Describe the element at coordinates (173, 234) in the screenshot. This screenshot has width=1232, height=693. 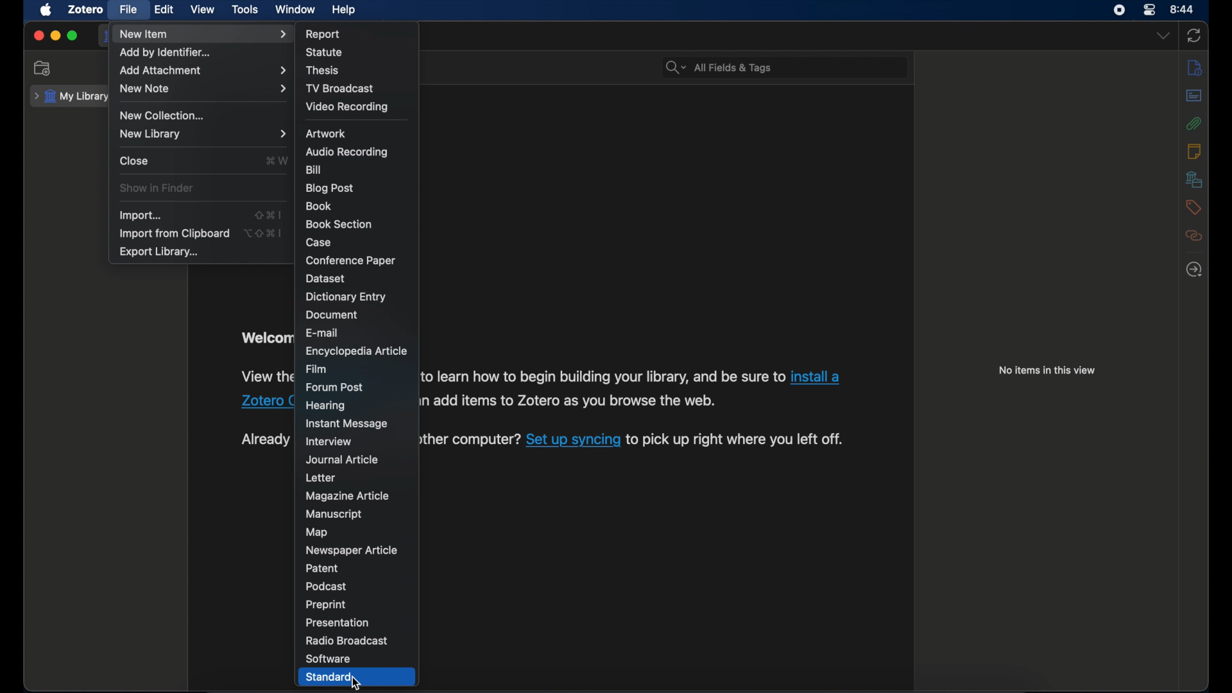
I see `import from clipboard` at that location.